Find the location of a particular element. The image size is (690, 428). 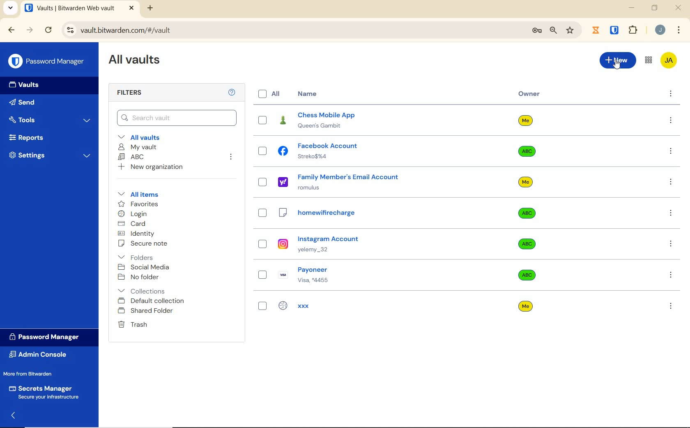

xxx is located at coordinates (331, 306).